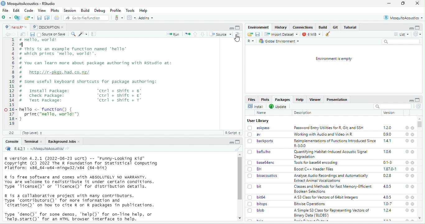 The image size is (425, 224). Describe the element at coordinates (403, 18) in the screenshot. I see `MosquitoAcoustics` at that location.